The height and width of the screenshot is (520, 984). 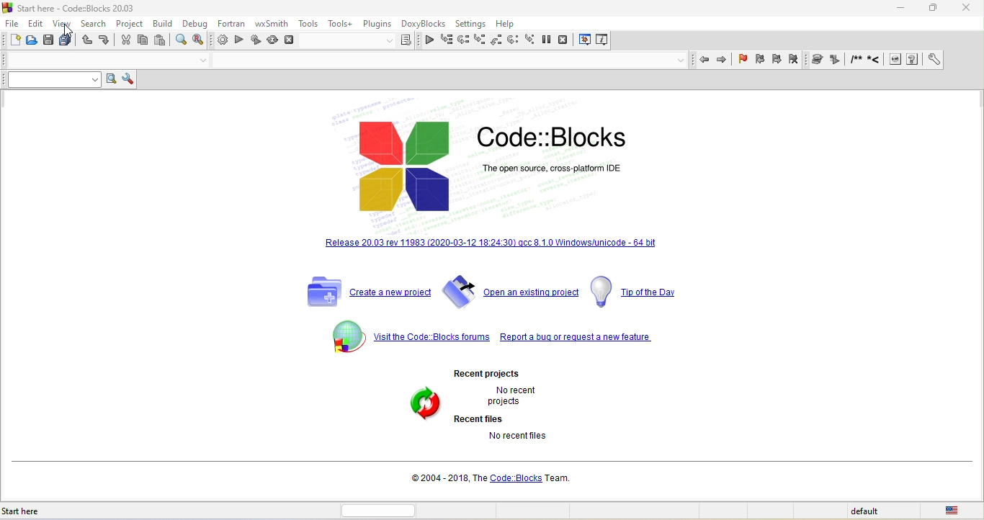 What do you see at coordinates (818, 58) in the screenshot?
I see `doxywizard` at bounding box center [818, 58].